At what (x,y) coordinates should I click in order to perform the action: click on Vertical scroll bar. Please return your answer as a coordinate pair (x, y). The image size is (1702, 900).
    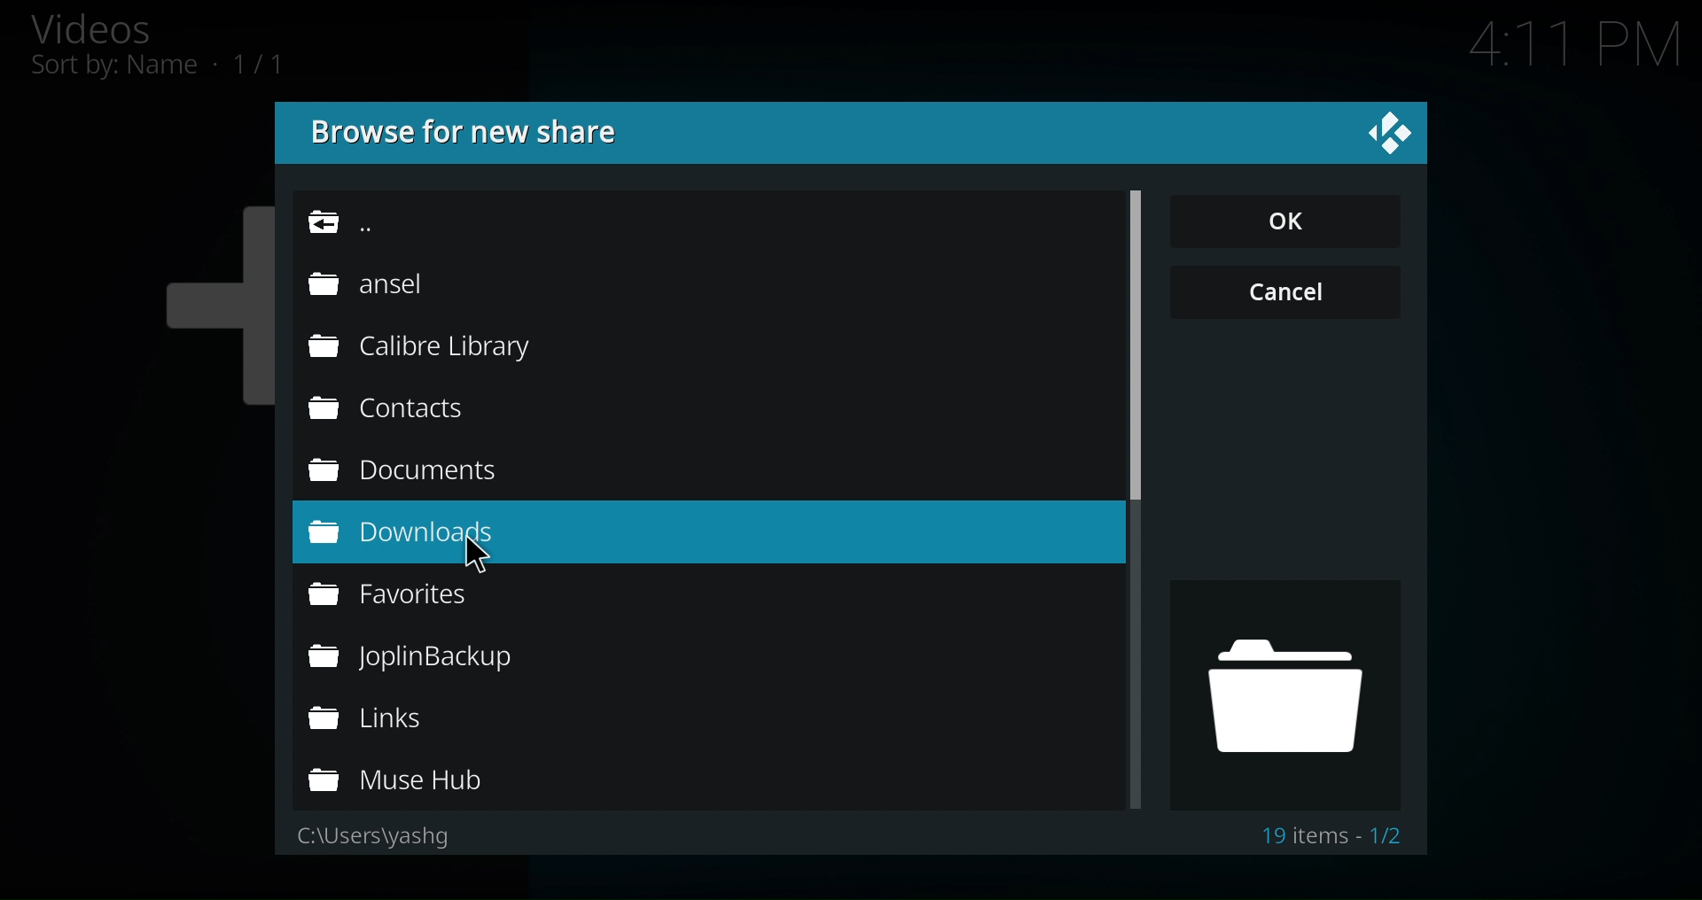
    Looking at the image, I should click on (1142, 355).